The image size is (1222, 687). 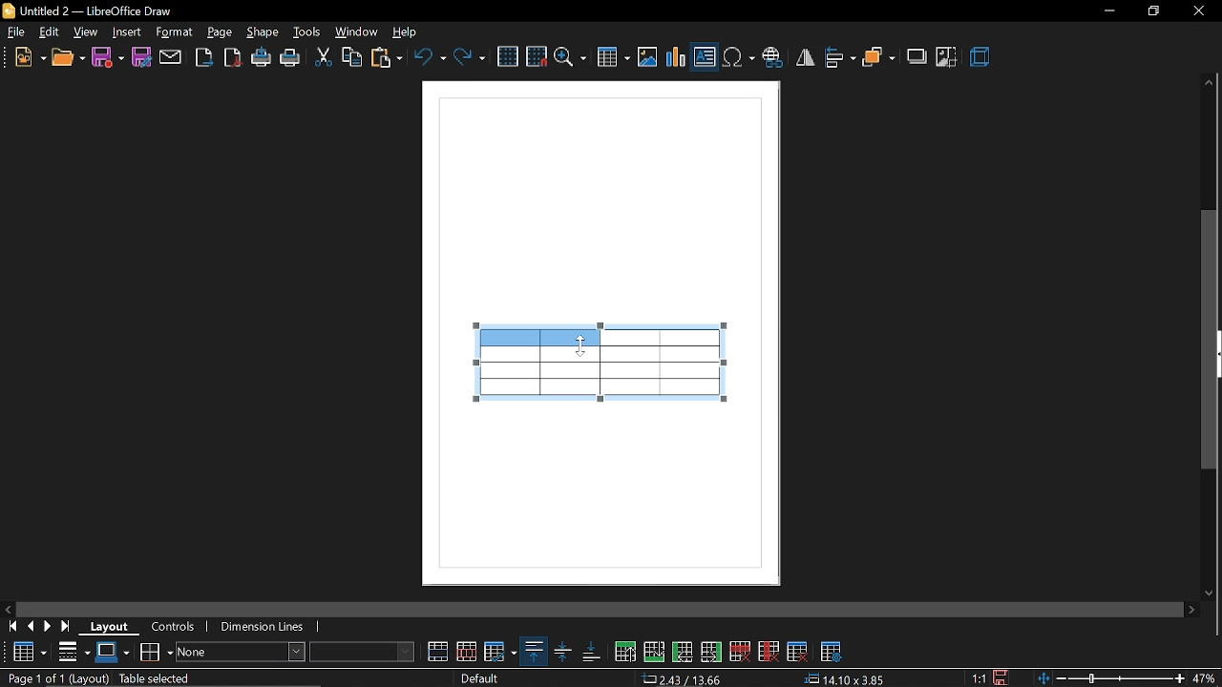 I want to click on insert table, so click(x=613, y=56).